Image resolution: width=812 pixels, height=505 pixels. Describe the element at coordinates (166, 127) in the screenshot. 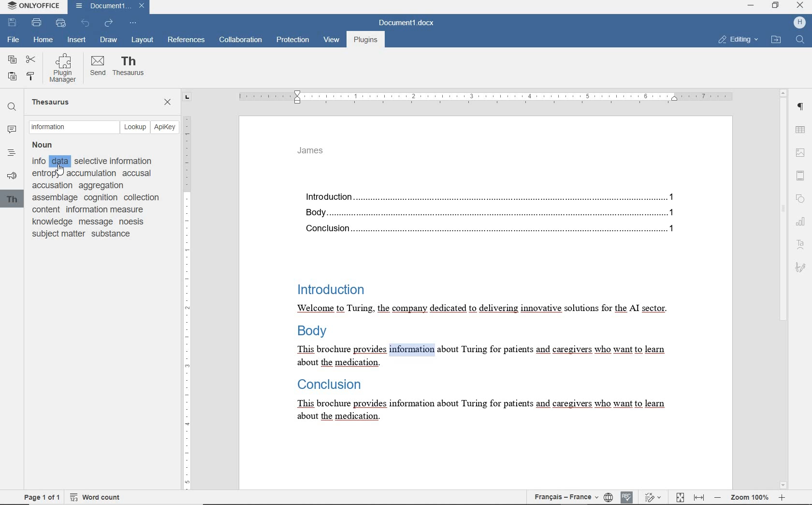

I see `APIKEY` at that location.